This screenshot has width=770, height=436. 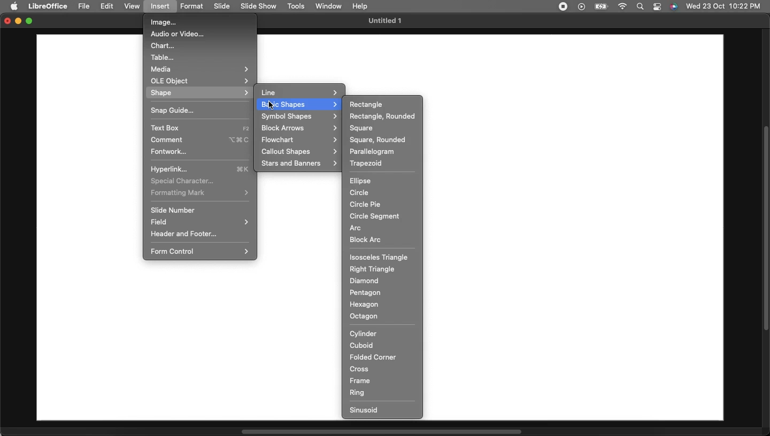 What do you see at coordinates (202, 80) in the screenshot?
I see `OLE object` at bounding box center [202, 80].